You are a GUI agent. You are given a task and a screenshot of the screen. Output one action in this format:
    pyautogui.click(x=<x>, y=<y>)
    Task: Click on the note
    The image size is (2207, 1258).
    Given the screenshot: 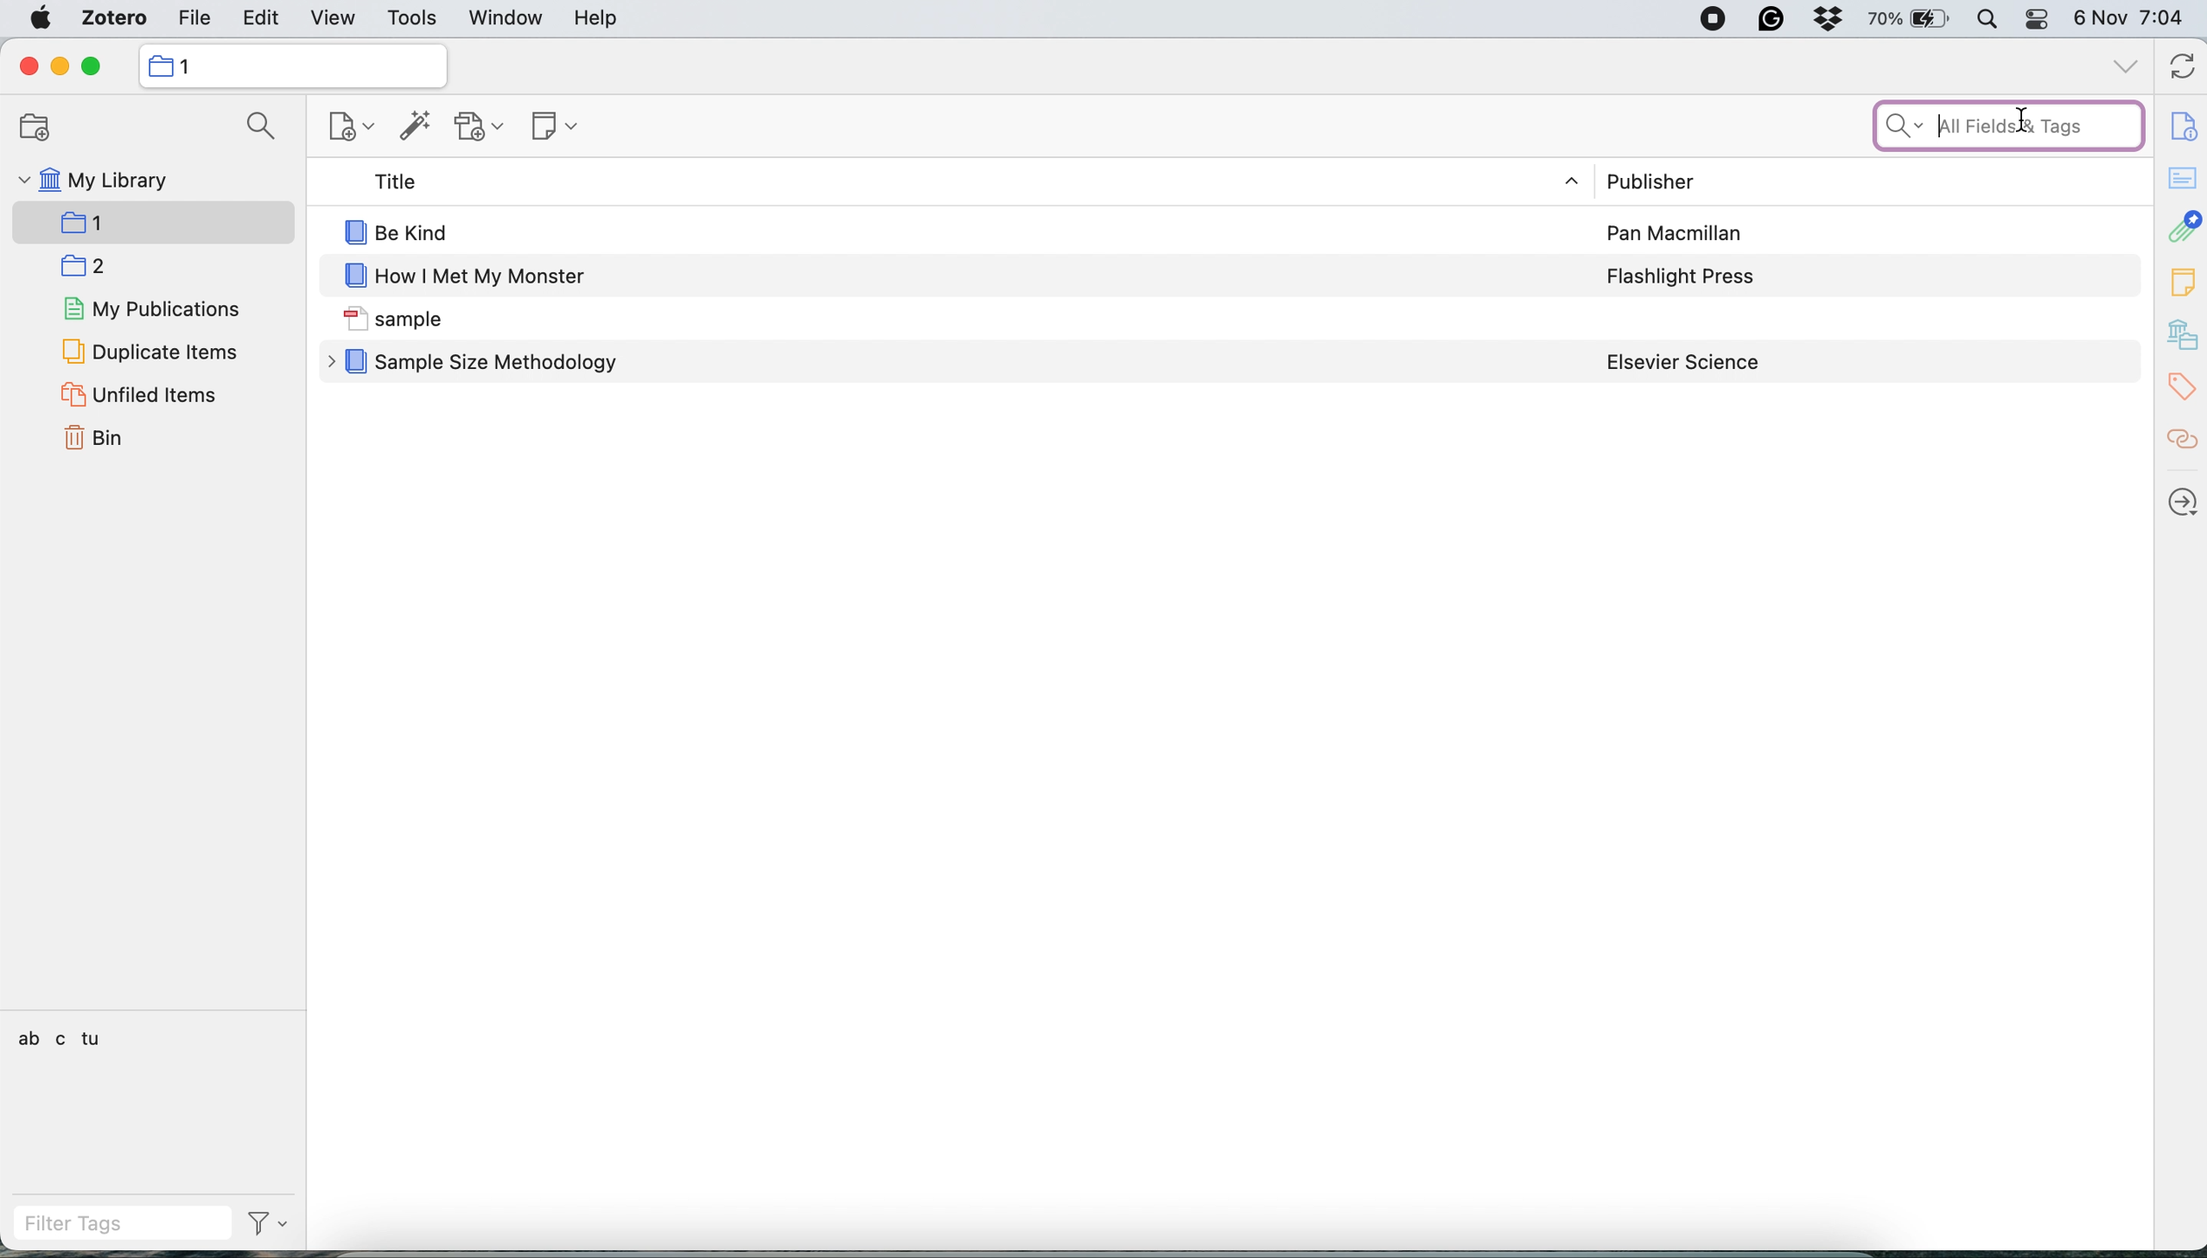 What is the action you would take?
    pyautogui.click(x=2182, y=282)
    